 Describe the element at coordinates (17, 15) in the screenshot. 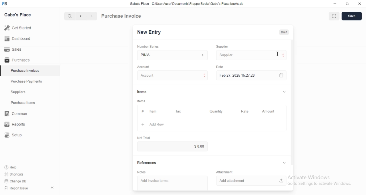

I see `Gabe's Place` at that location.